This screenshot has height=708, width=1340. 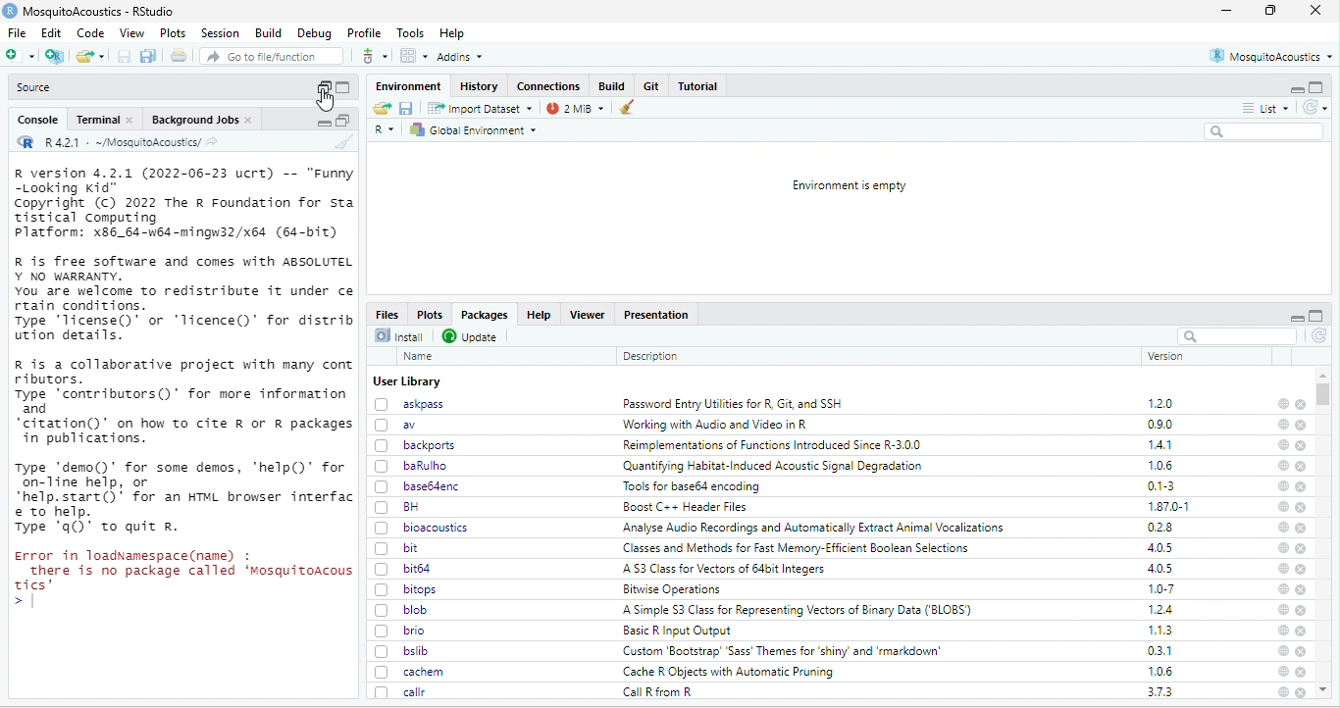 What do you see at coordinates (1302, 632) in the screenshot?
I see `close` at bounding box center [1302, 632].